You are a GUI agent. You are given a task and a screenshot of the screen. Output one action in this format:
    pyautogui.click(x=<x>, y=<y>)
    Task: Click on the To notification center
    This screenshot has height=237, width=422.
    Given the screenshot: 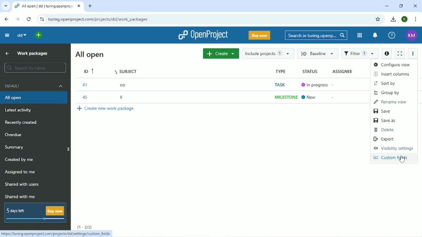 What is the action you would take?
    pyautogui.click(x=375, y=35)
    